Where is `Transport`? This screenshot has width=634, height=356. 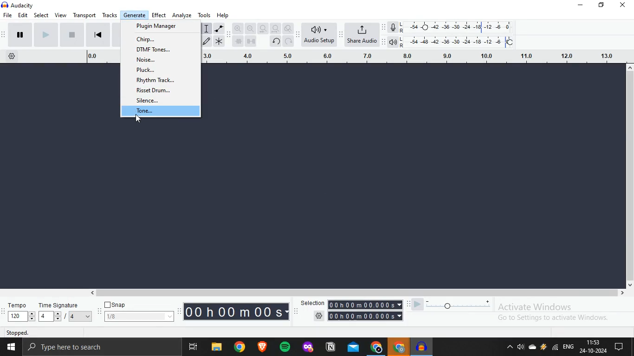 Transport is located at coordinates (84, 15).